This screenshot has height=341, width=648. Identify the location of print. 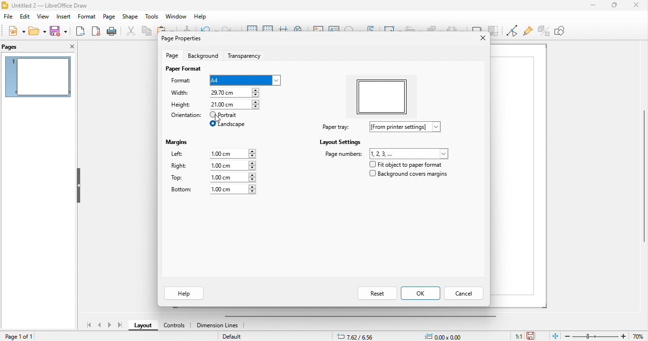
(111, 31).